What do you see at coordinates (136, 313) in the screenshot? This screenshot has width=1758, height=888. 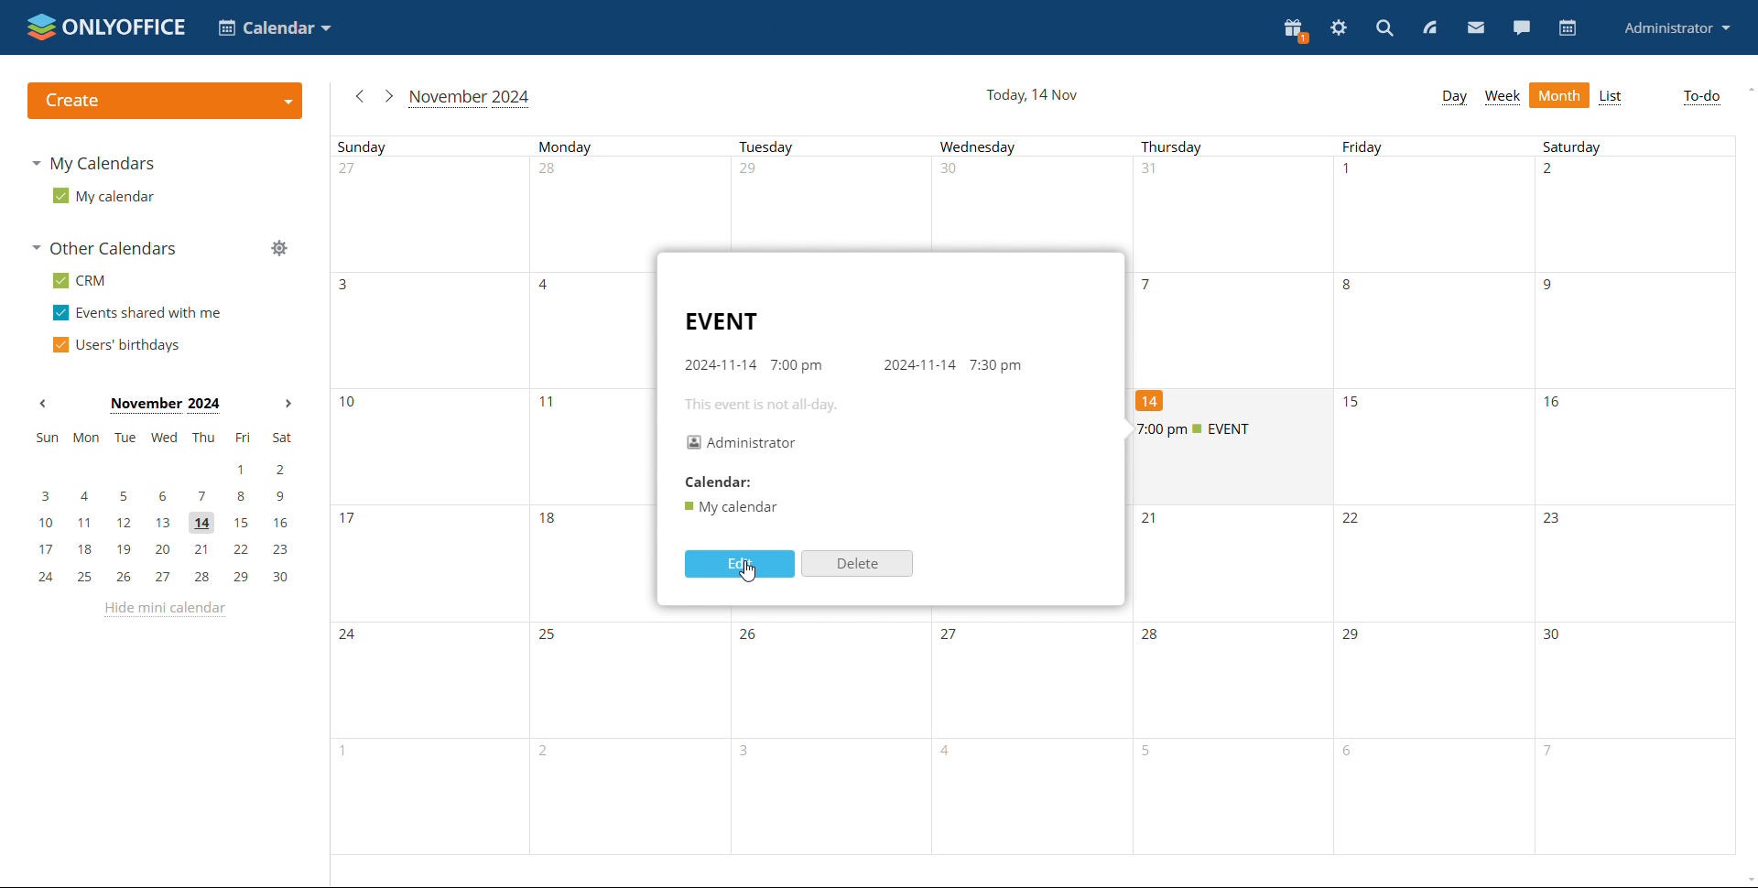 I see `events shared with me` at bounding box center [136, 313].